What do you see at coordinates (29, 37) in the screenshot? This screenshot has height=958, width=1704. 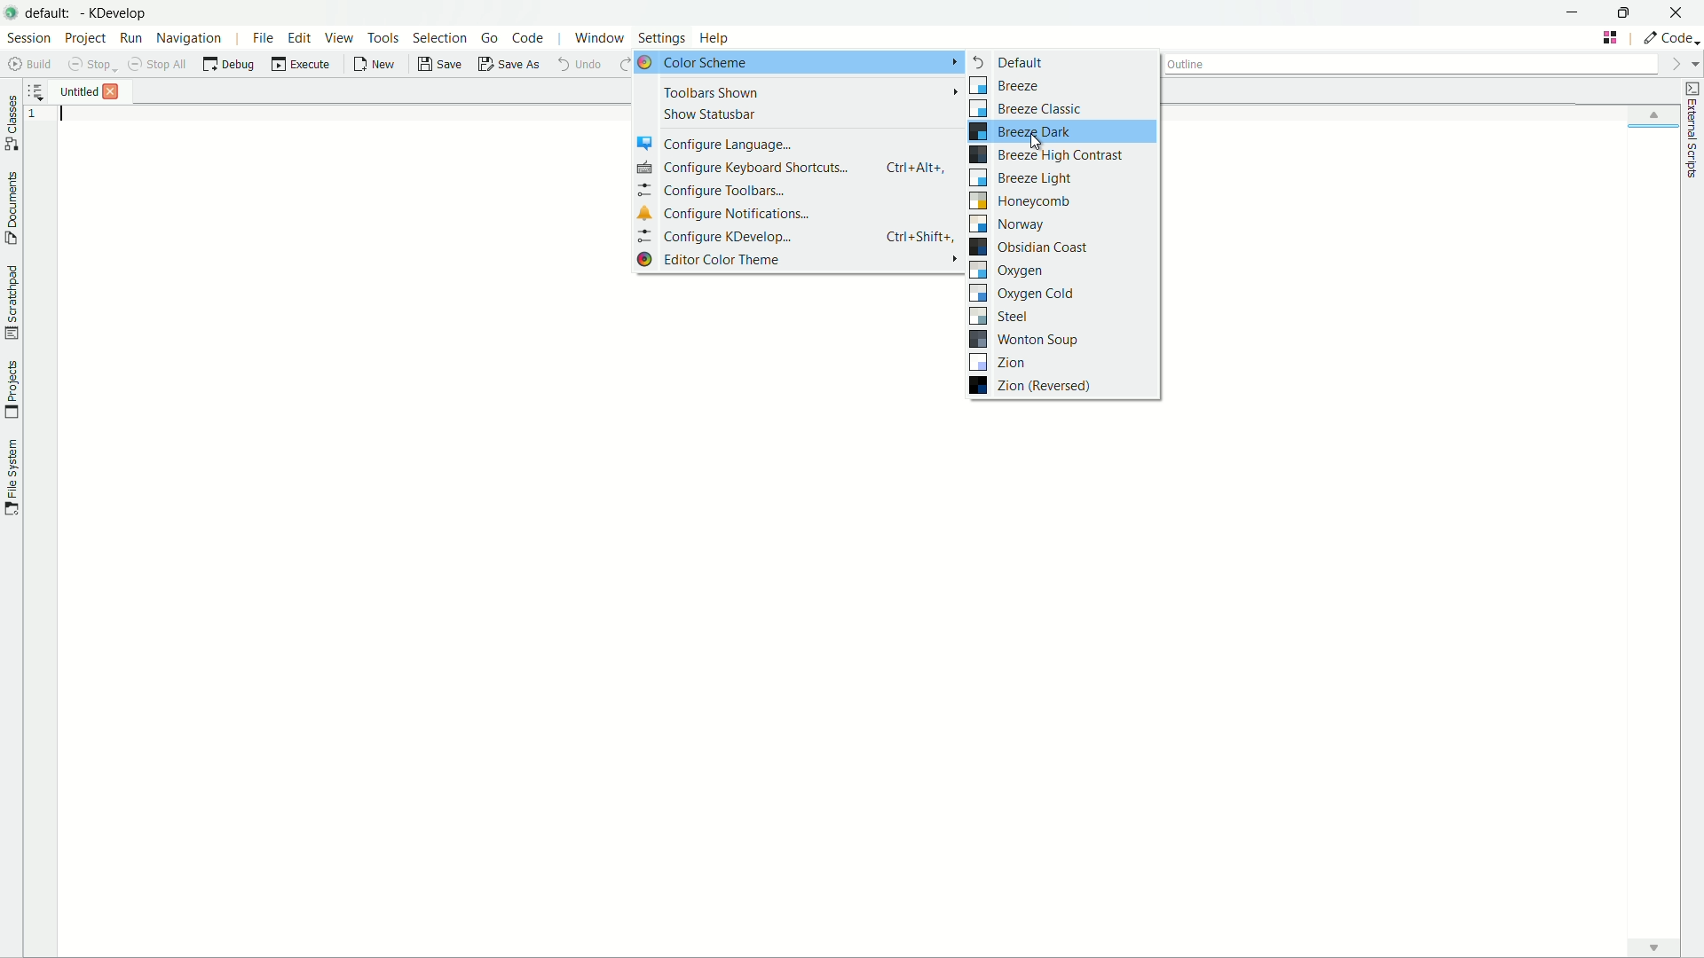 I see `session` at bounding box center [29, 37].